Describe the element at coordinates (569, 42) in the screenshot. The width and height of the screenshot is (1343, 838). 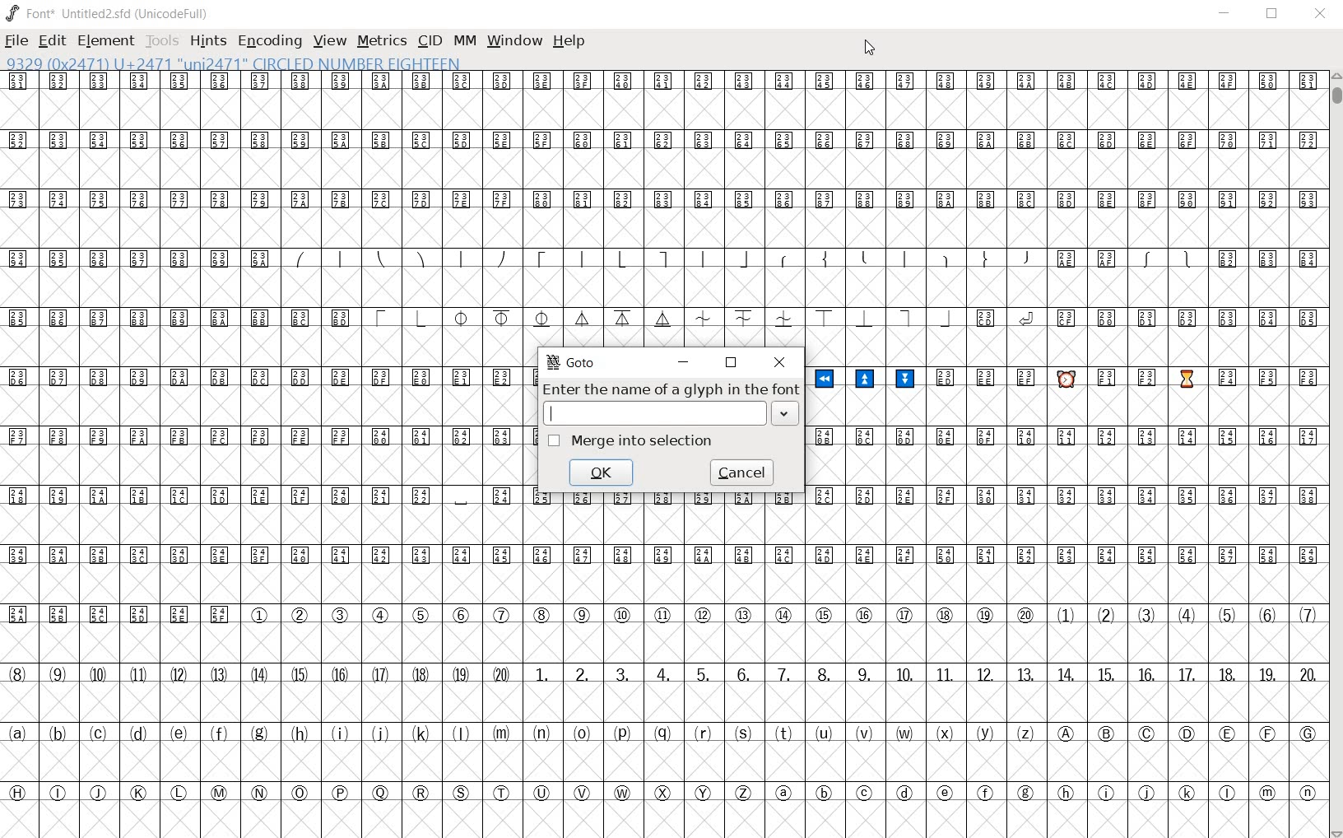
I see `help` at that location.